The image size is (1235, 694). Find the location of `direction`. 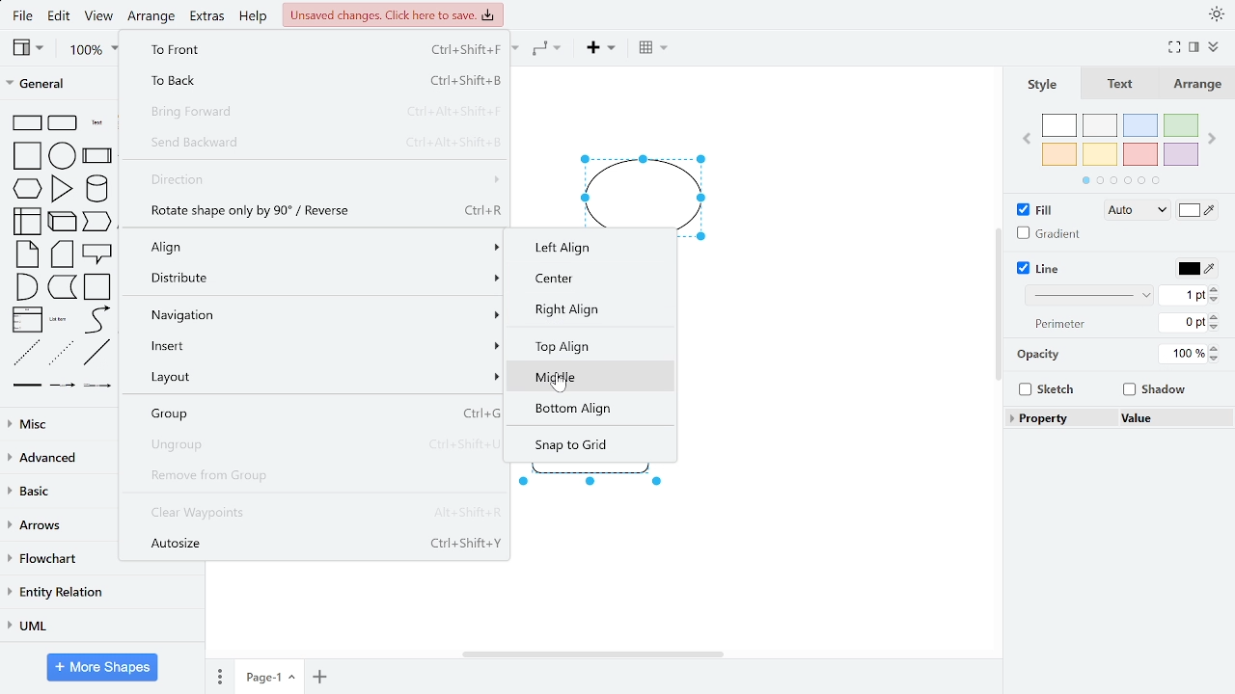

direction is located at coordinates (320, 180).